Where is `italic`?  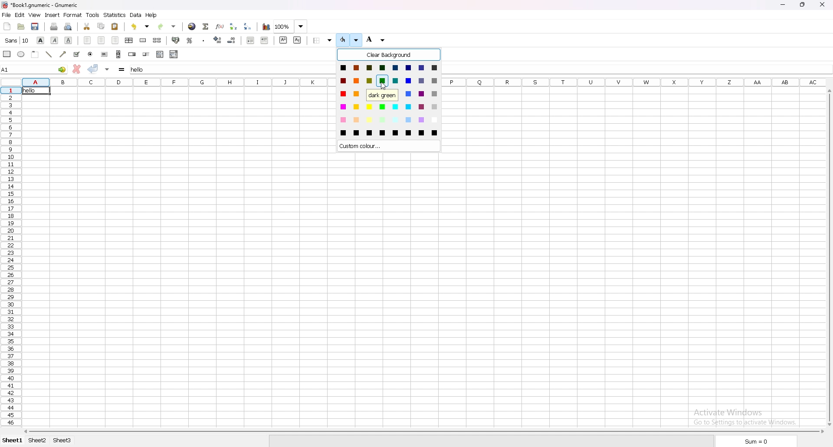
italic is located at coordinates (55, 40).